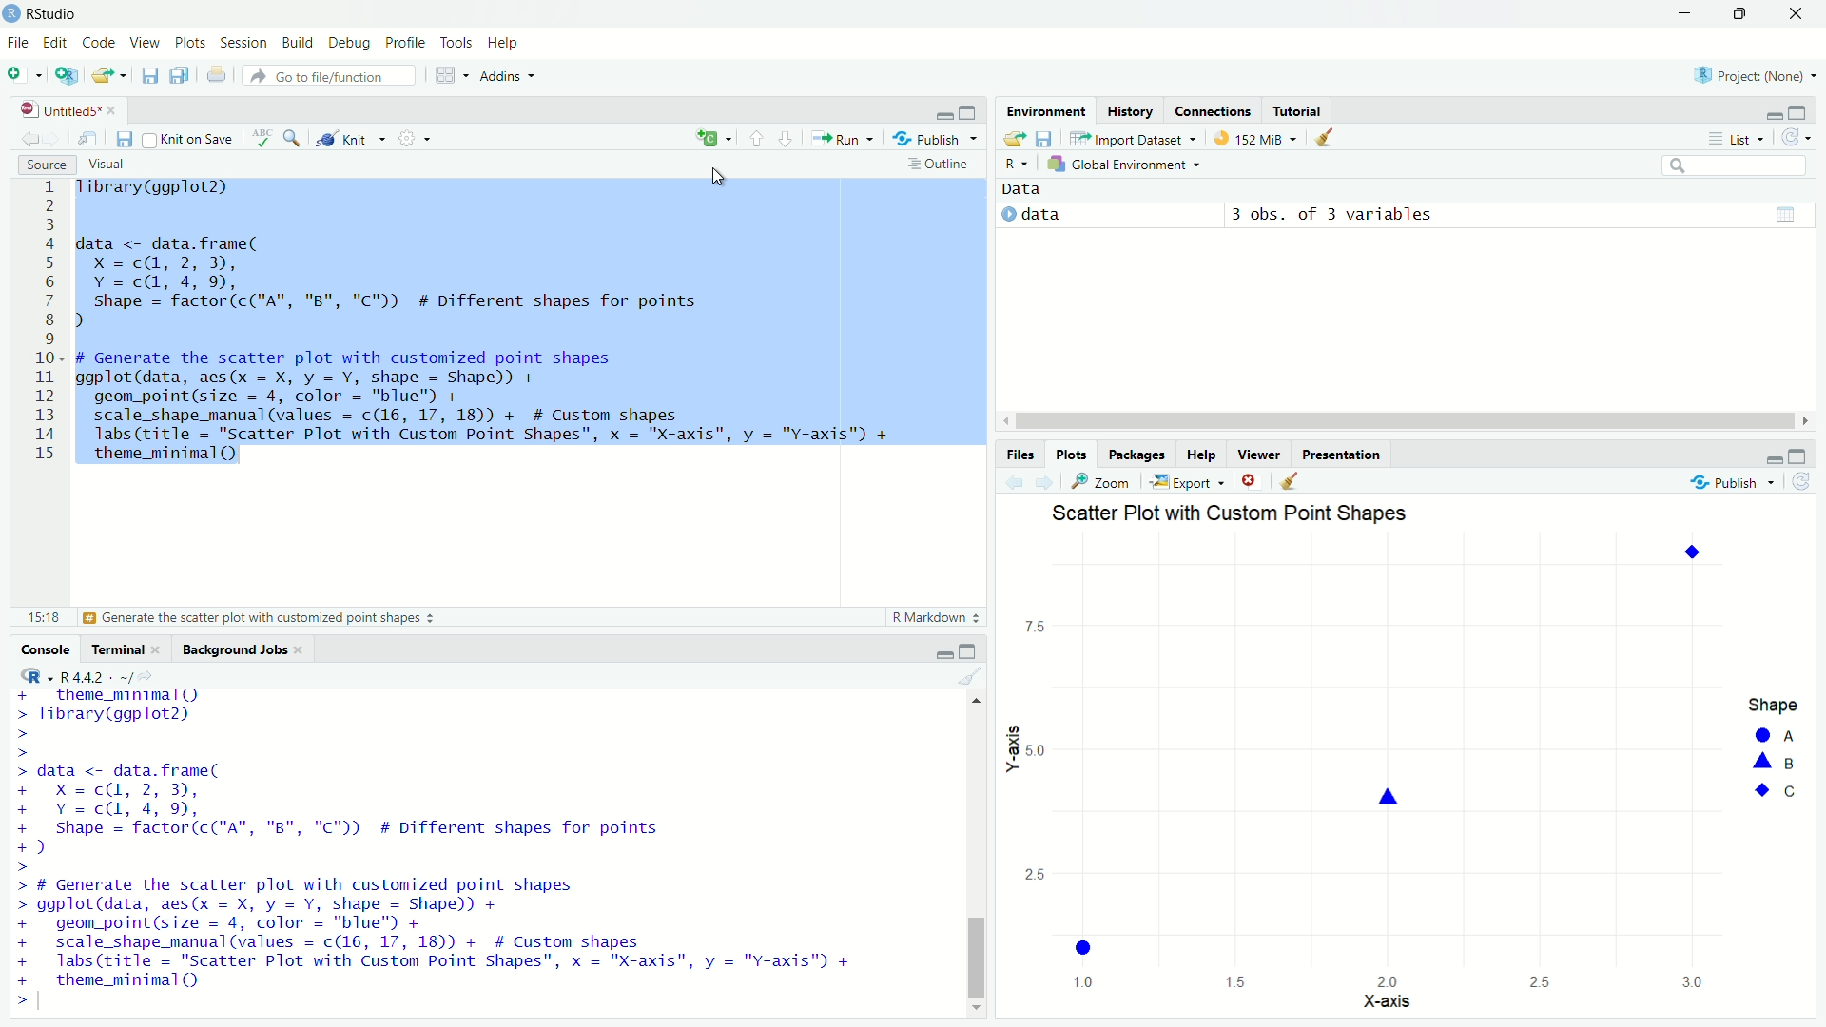  Describe the element at coordinates (1256, 138) in the screenshot. I see `9 MiB` at that location.